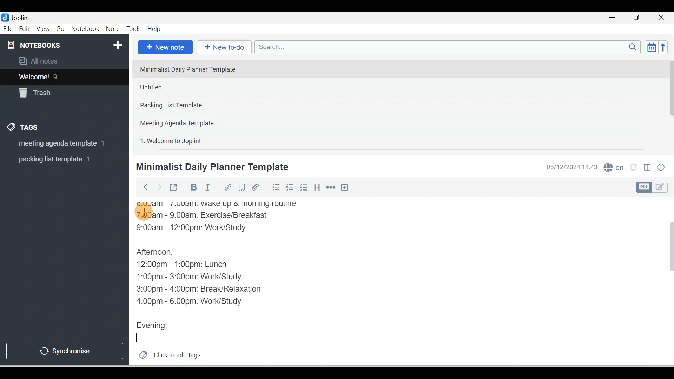  I want to click on View, so click(43, 29).